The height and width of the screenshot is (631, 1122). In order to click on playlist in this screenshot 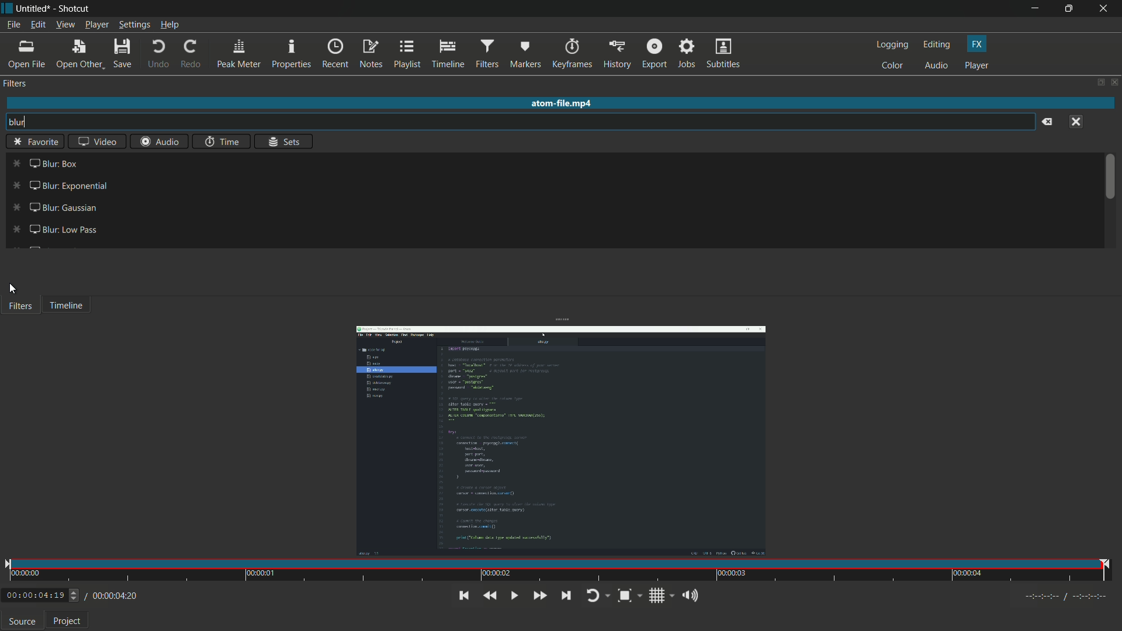, I will do `click(406, 53)`.